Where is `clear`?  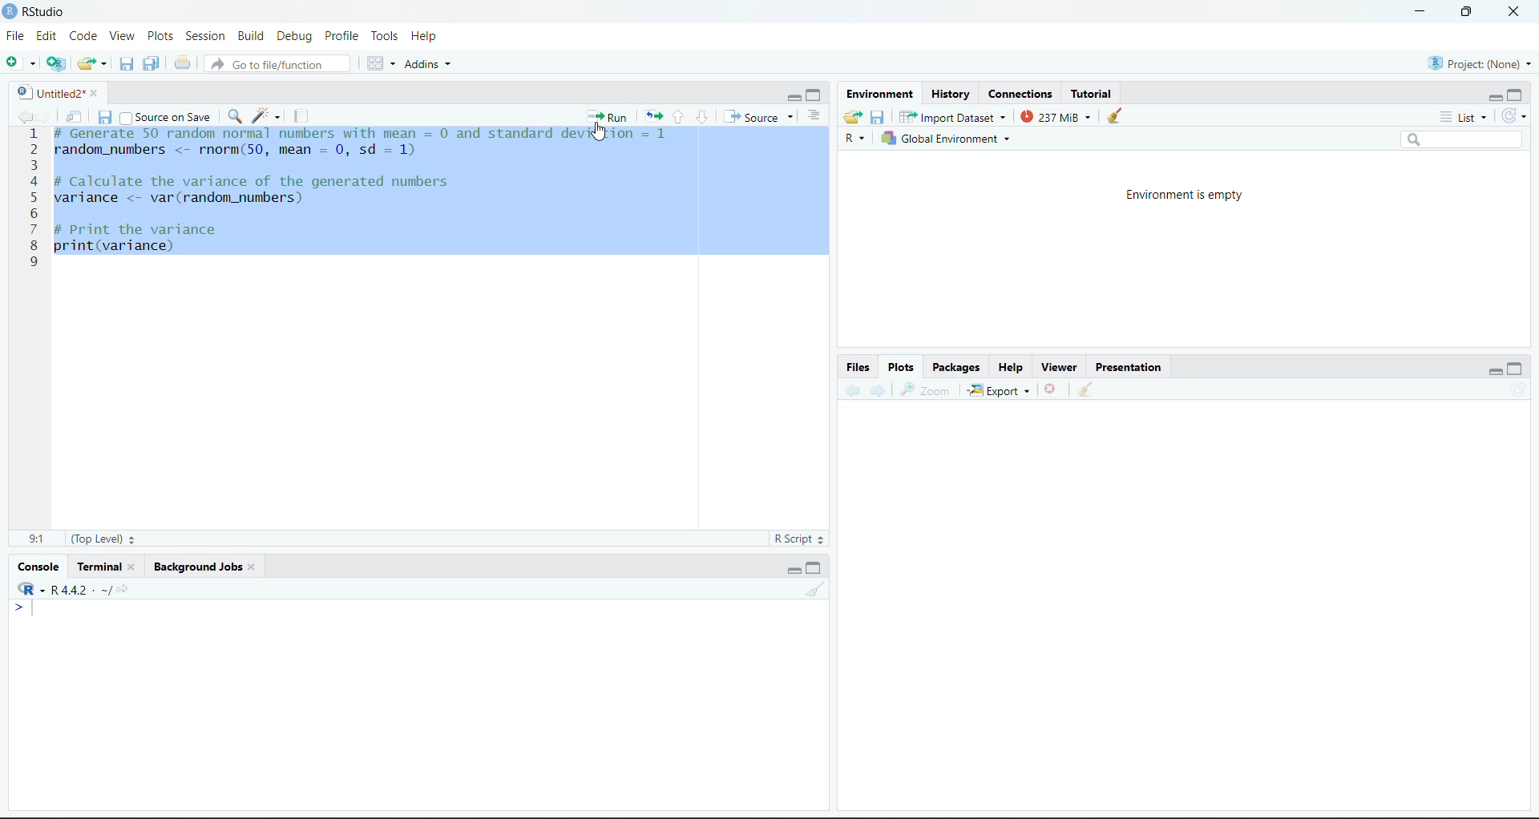 clear is located at coordinates (1085, 388).